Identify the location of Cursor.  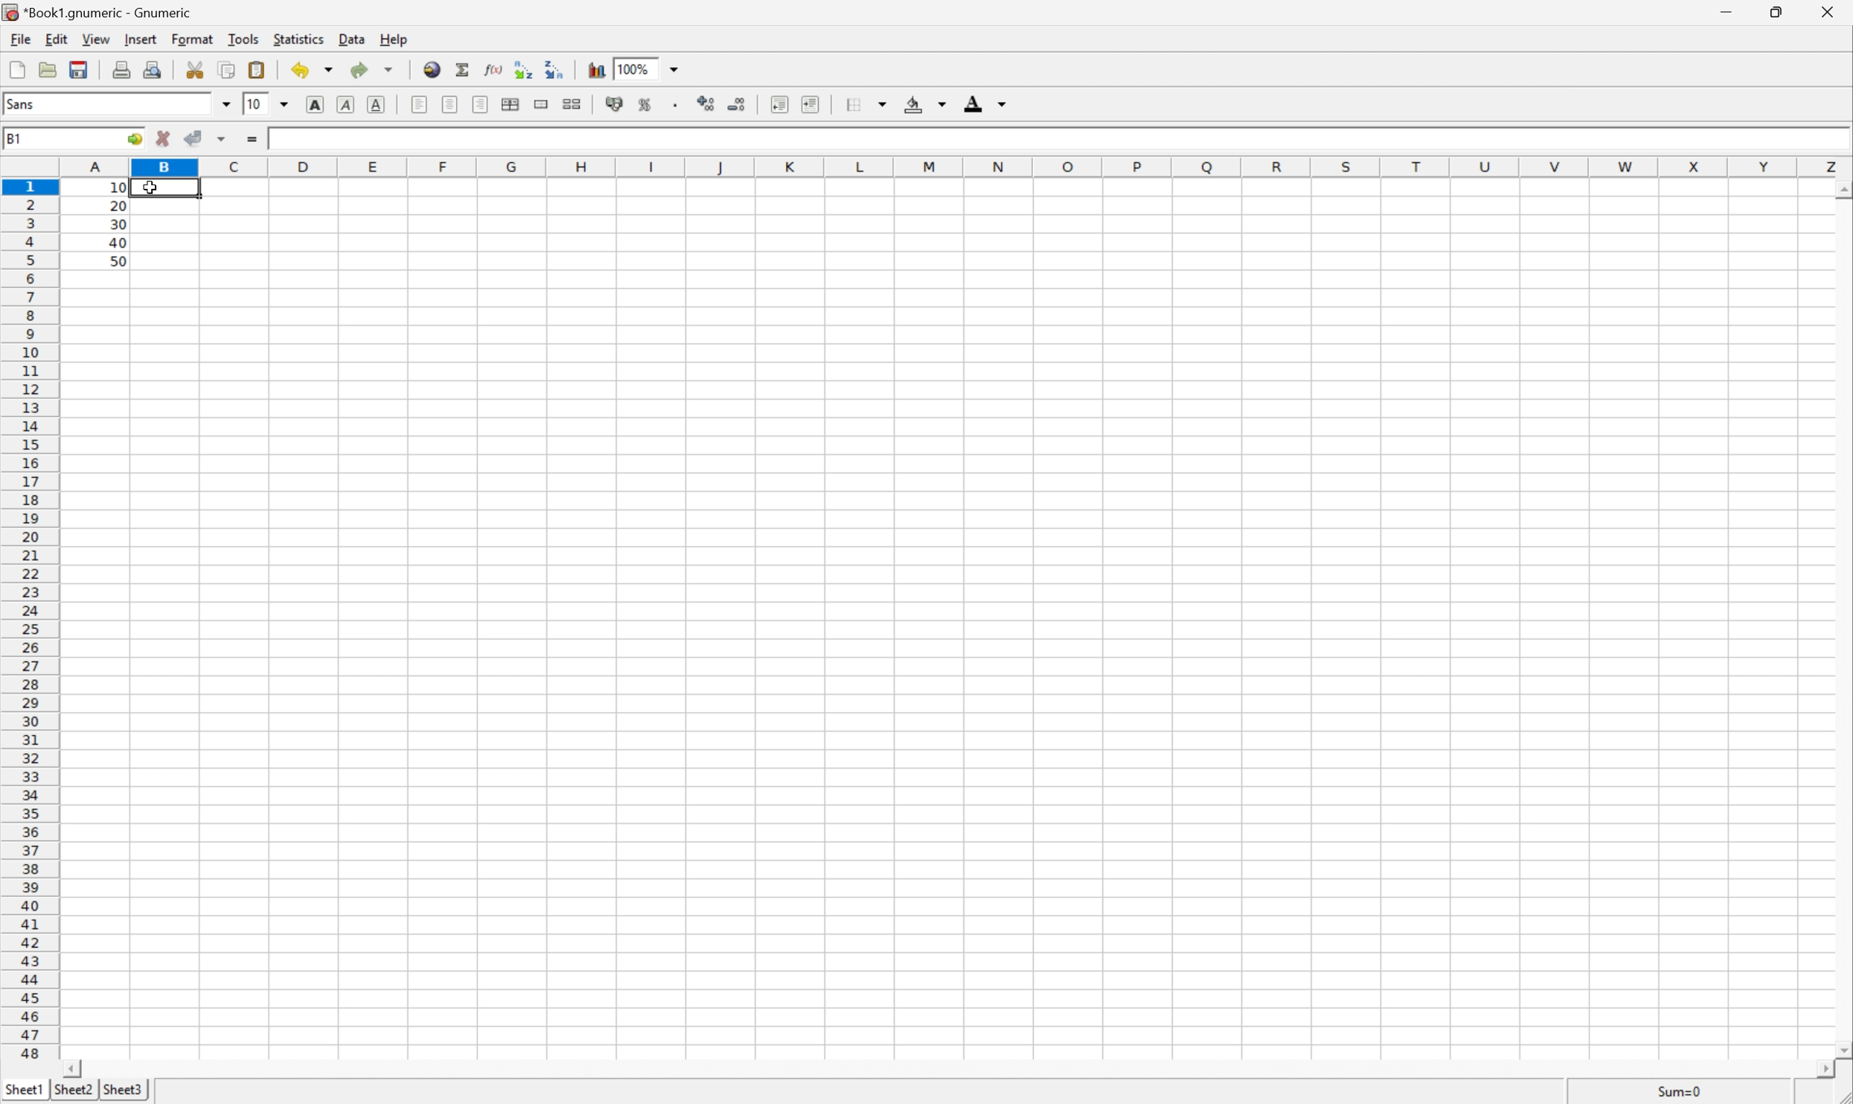
(150, 185).